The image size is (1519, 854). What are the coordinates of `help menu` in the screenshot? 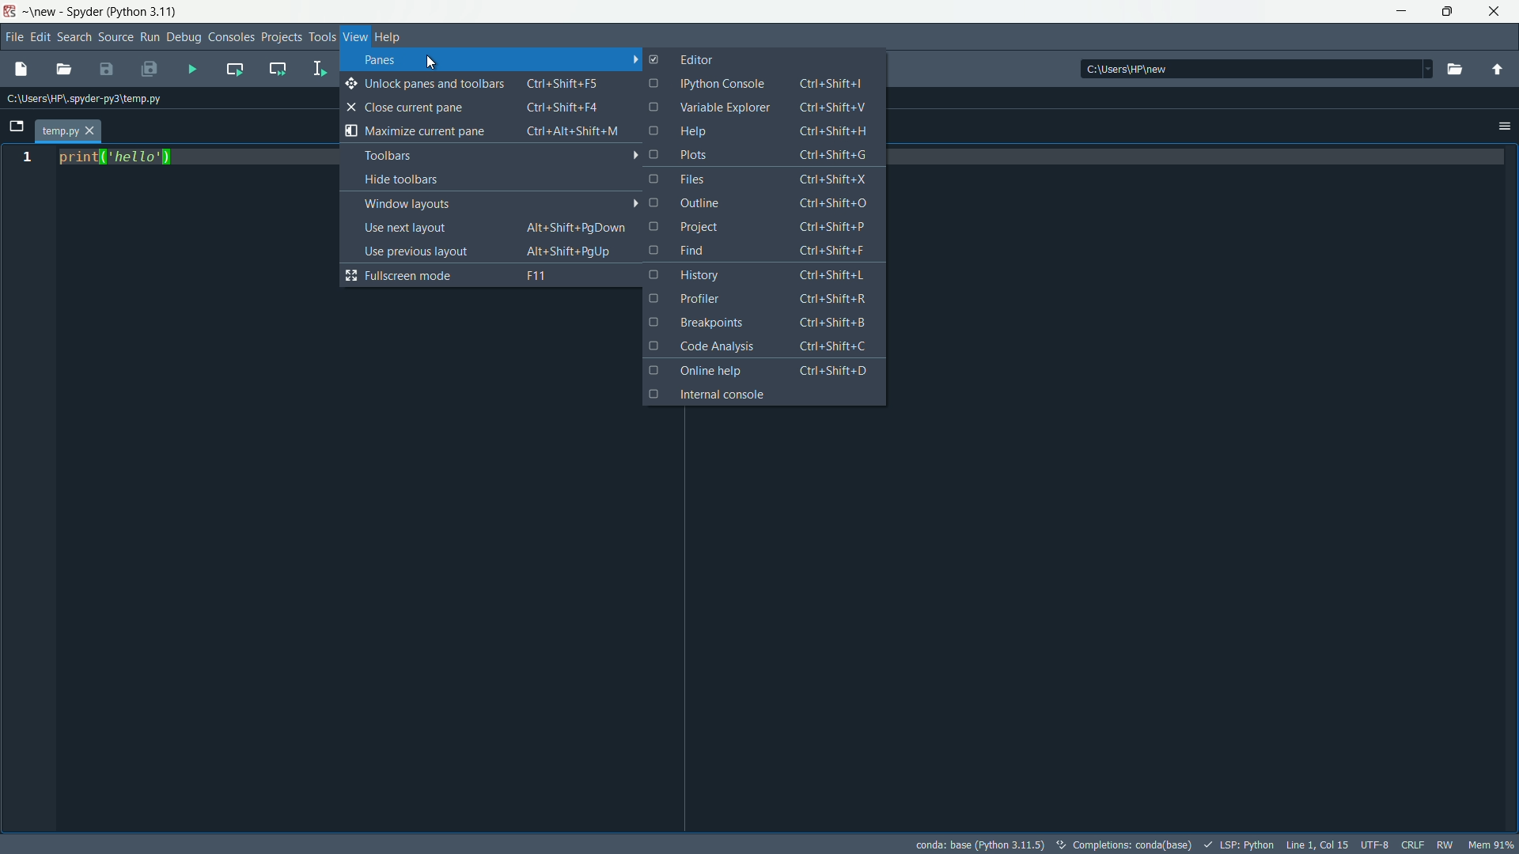 It's located at (391, 36).